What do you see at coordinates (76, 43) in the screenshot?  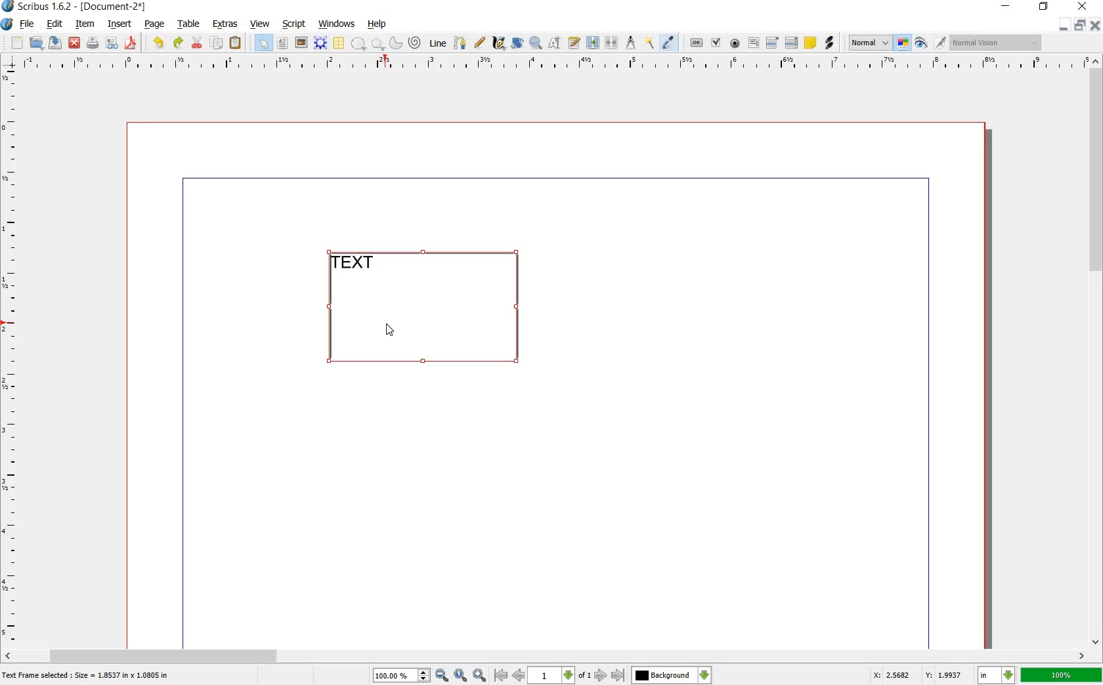 I see `close` at bounding box center [76, 43].